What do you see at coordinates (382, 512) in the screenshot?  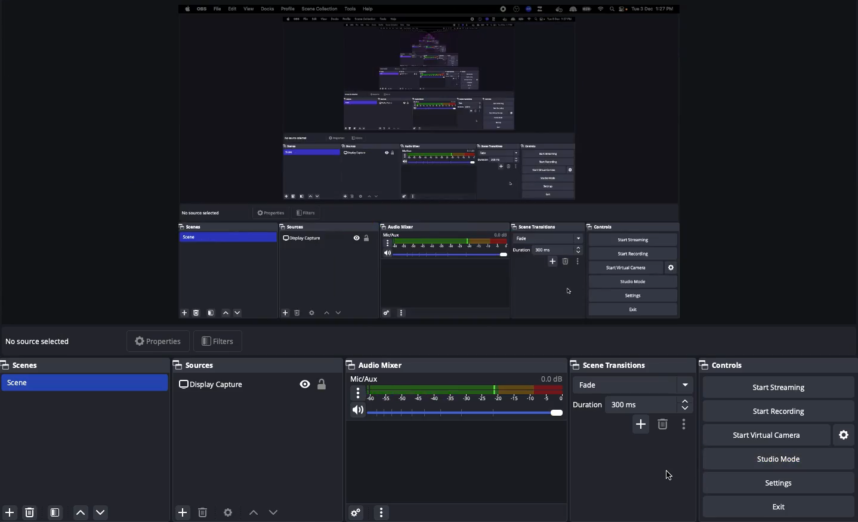 I see `options` at bounding box center [382, 512].